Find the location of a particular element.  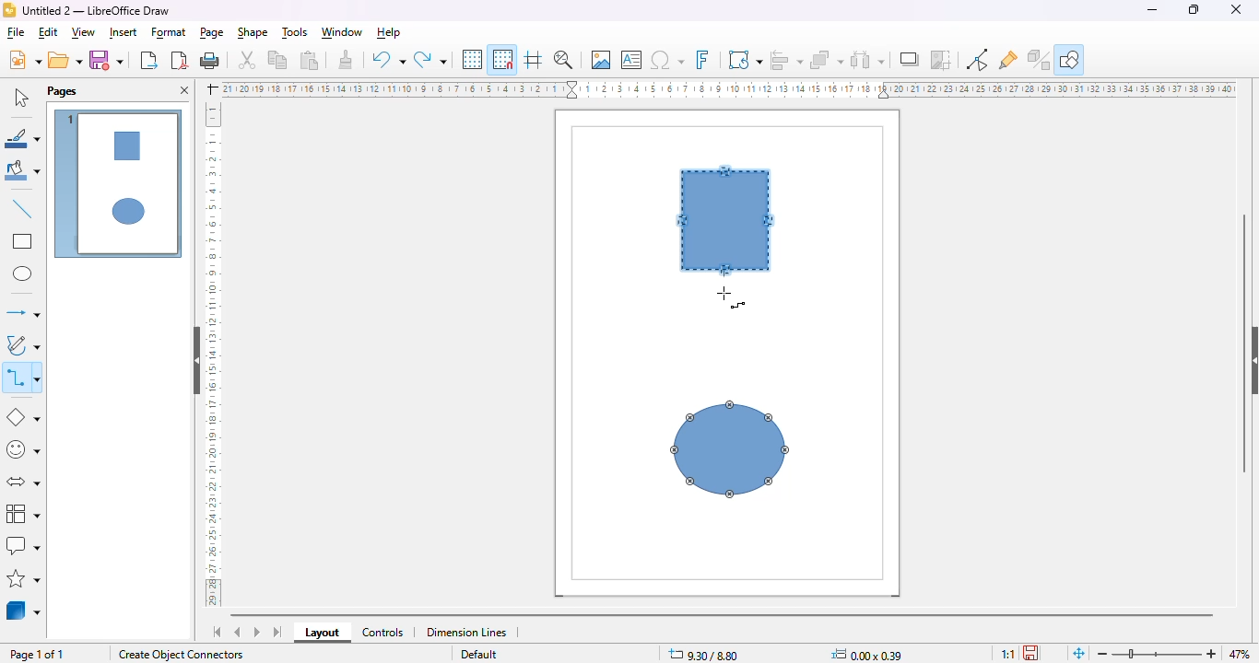

copy is located at coordinates (277, 60).